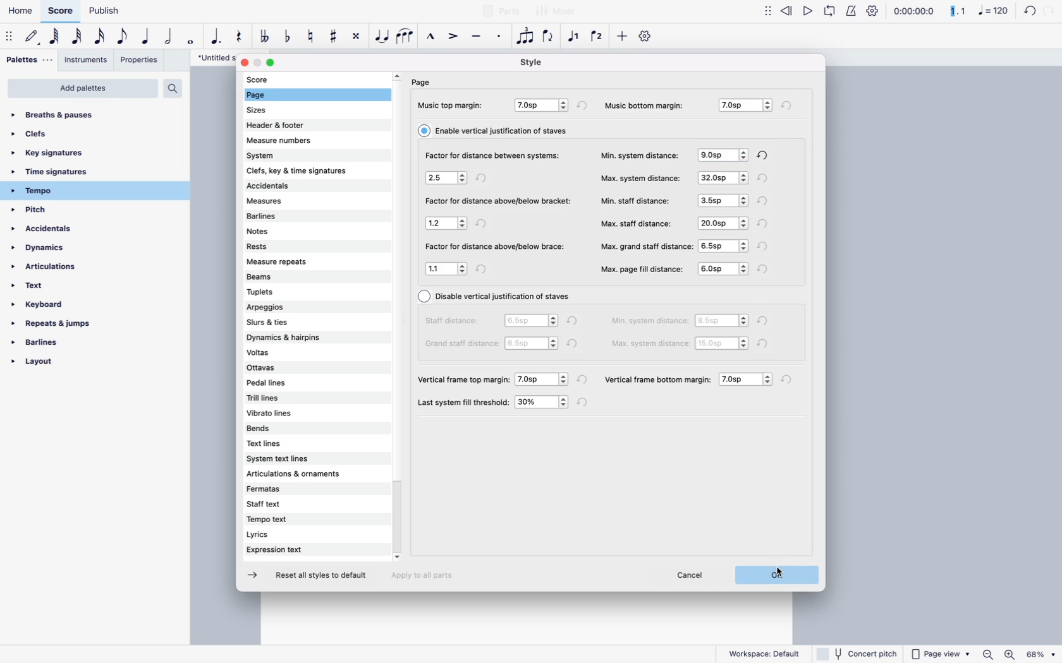 The width and height of the screenshot is (1062, 663). What do you see at coordinates (27, 60) in the screenshot?
I see `palletes` at bounding box center [27, 60].